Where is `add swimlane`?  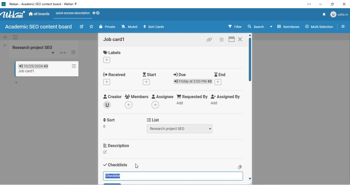
add swimlane is located at coordinates (4, 37).